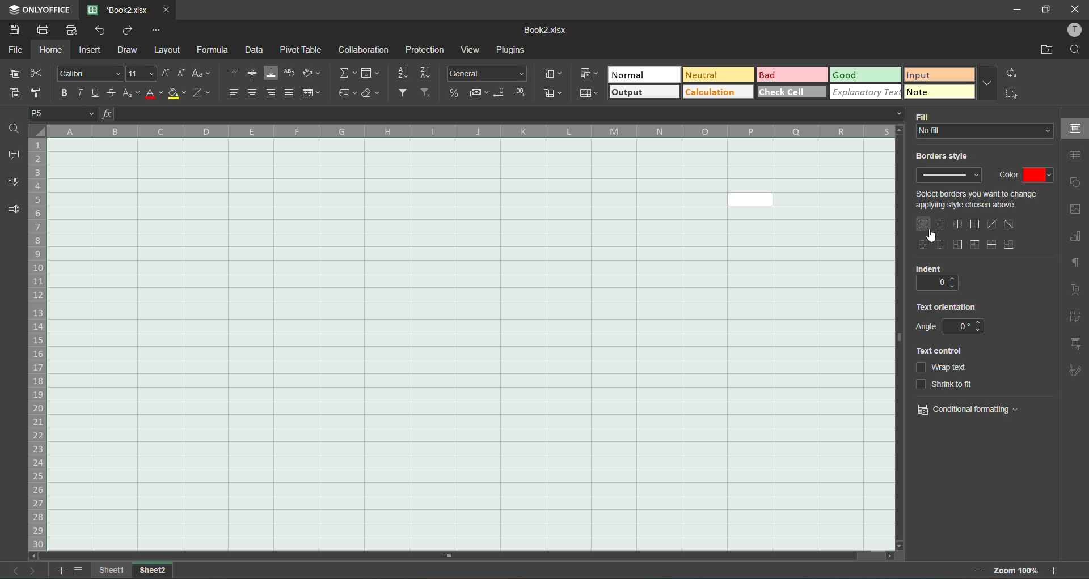 The width and height of the screenshot is (1089, 579). I want to click on filter, so click(406, 93).